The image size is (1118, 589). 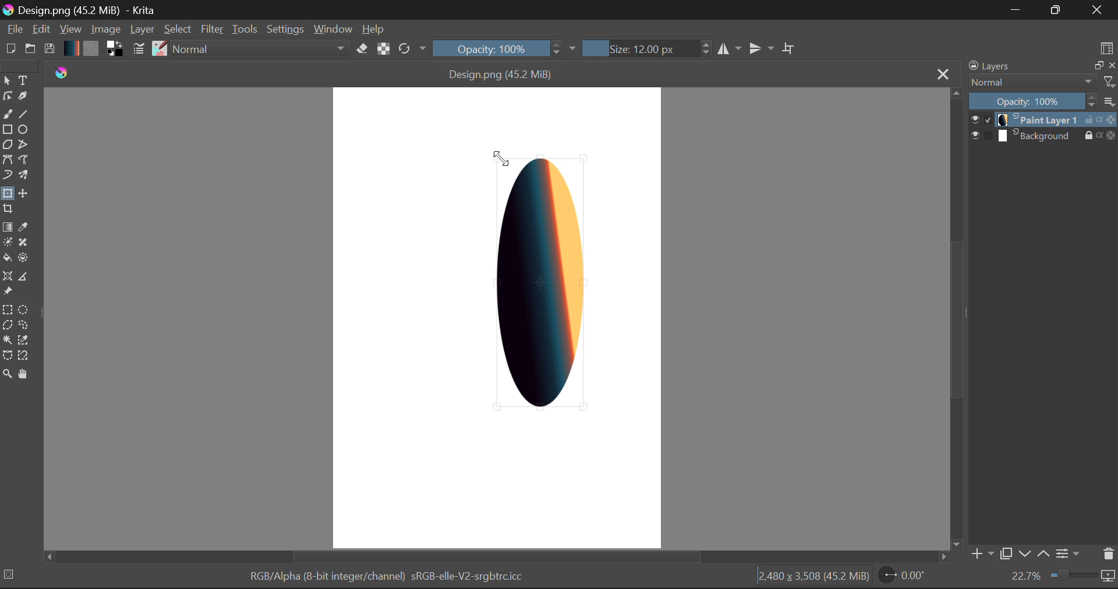 What do you see at coordinates (901, 577) in the screenshot?
I see `Page Rotation` at bounding box center [901, 577].